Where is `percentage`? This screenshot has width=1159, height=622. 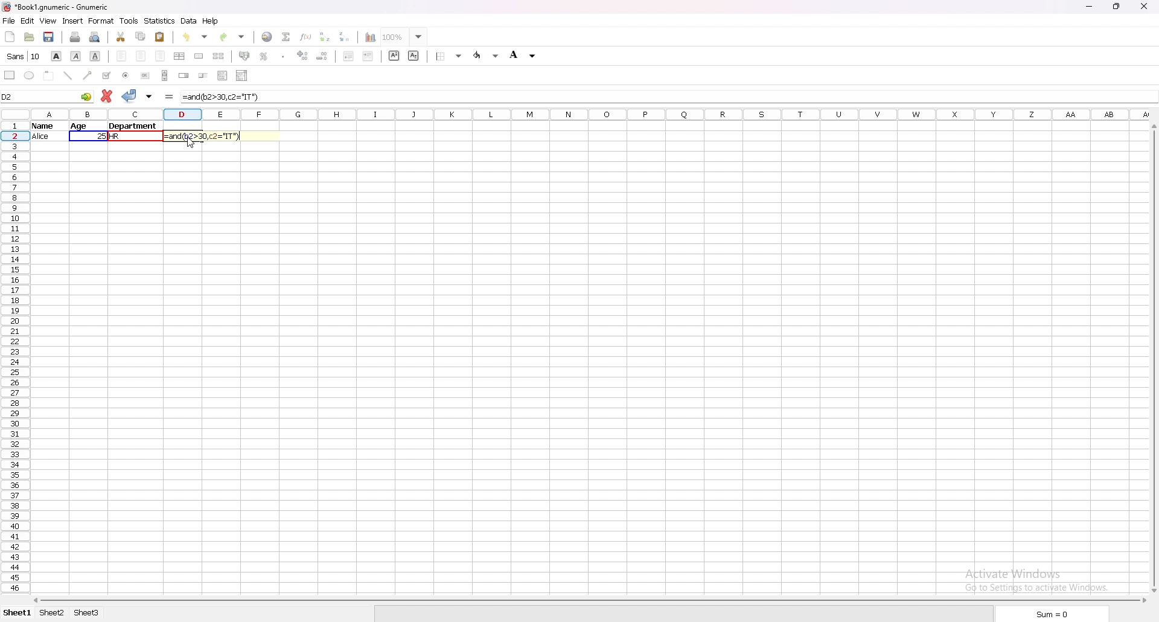 percentage is located at coordinates (263, 56).